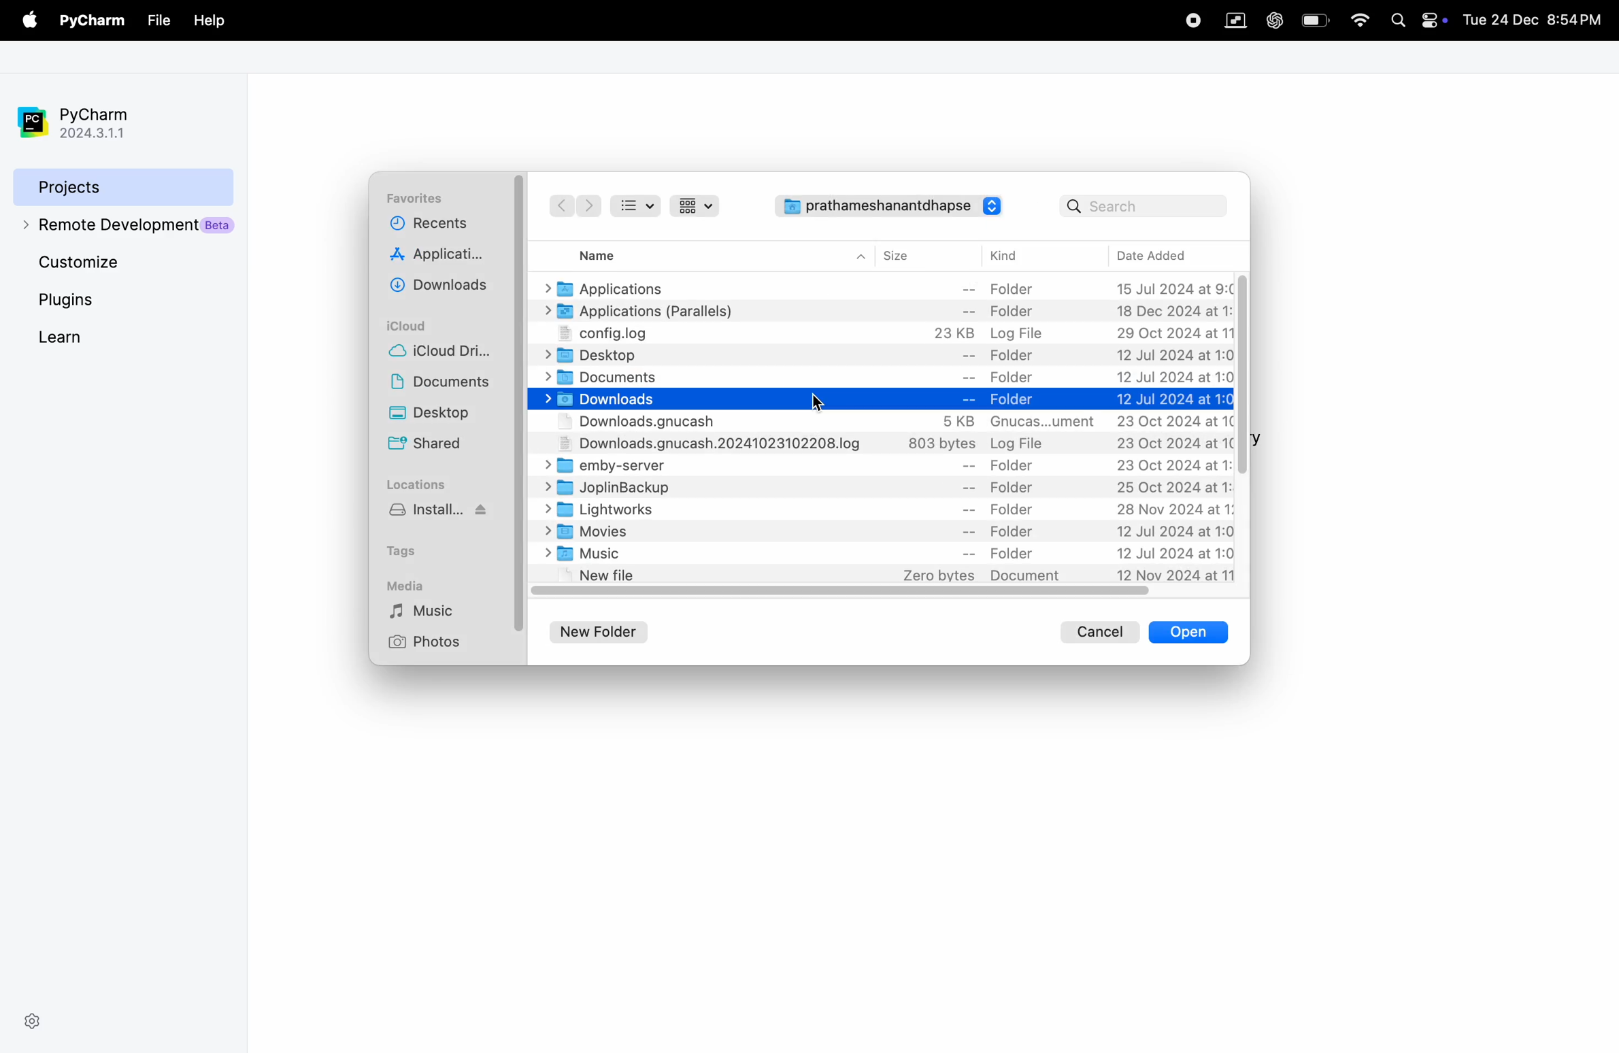 Image resolution: width=1619 pixels, height=1053 pixels. Describe the element at coordinates (909, 254) in the screenshot. I see `size` at that location.